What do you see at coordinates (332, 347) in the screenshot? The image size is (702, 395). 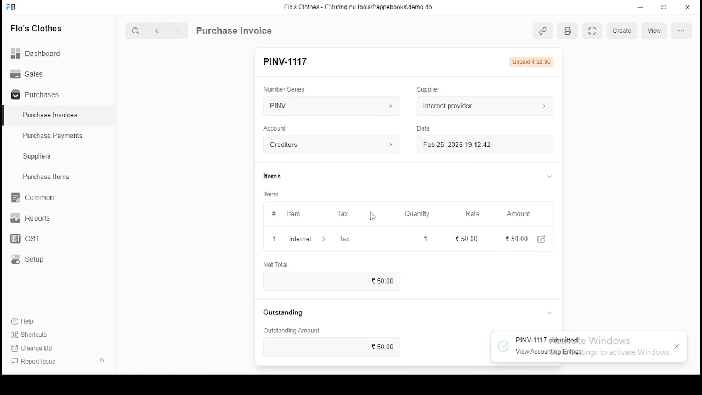 I see `50.00` at bounding box center [332, 347].